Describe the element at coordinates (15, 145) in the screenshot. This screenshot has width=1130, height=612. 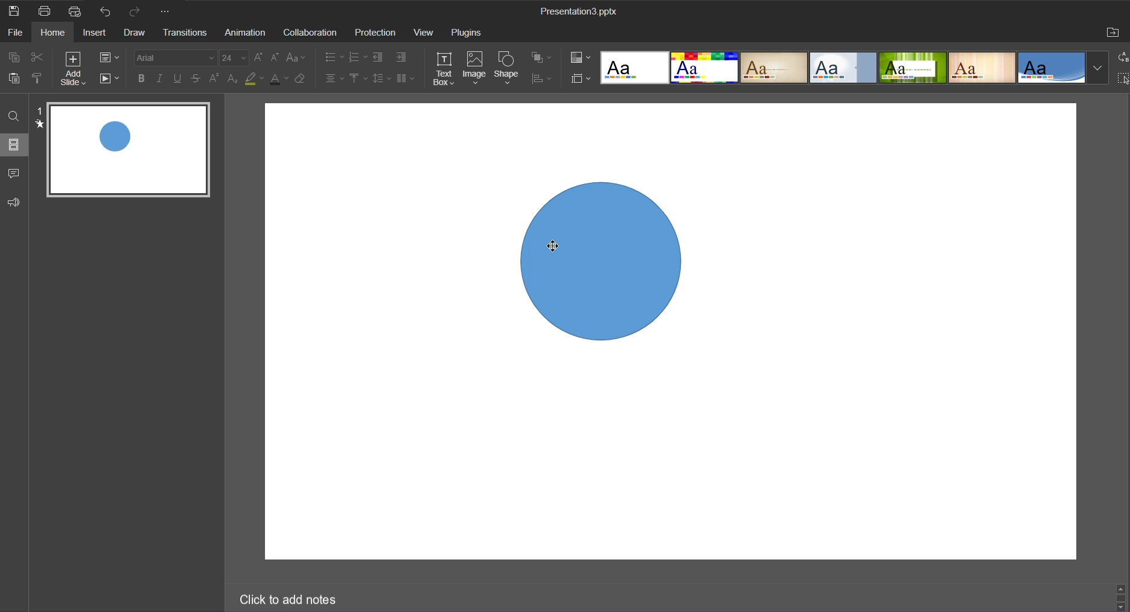
I see `Slide` at that location.